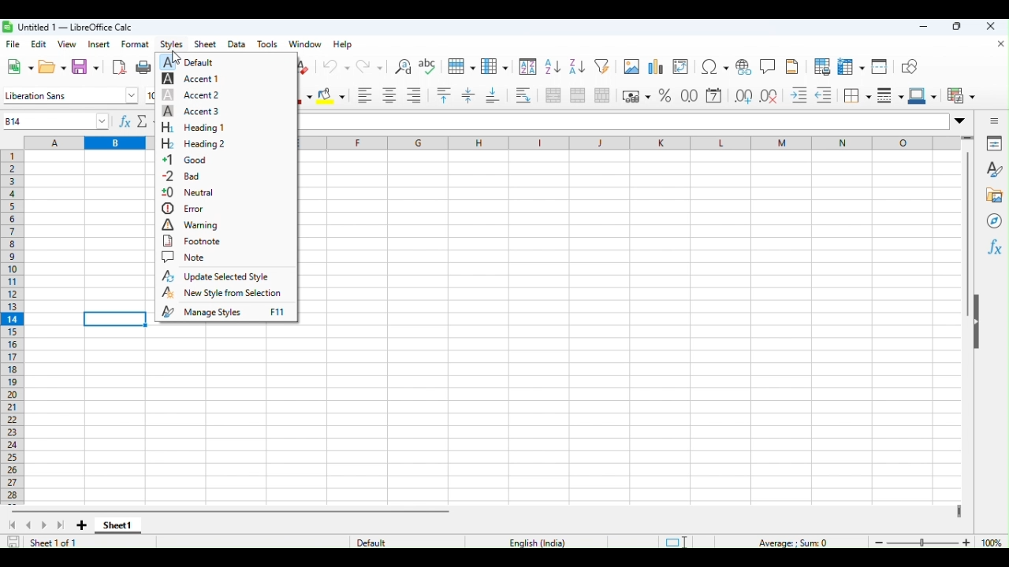 This screenshot has height=567, width=1009. I want to click on Data, so click(238, 43).